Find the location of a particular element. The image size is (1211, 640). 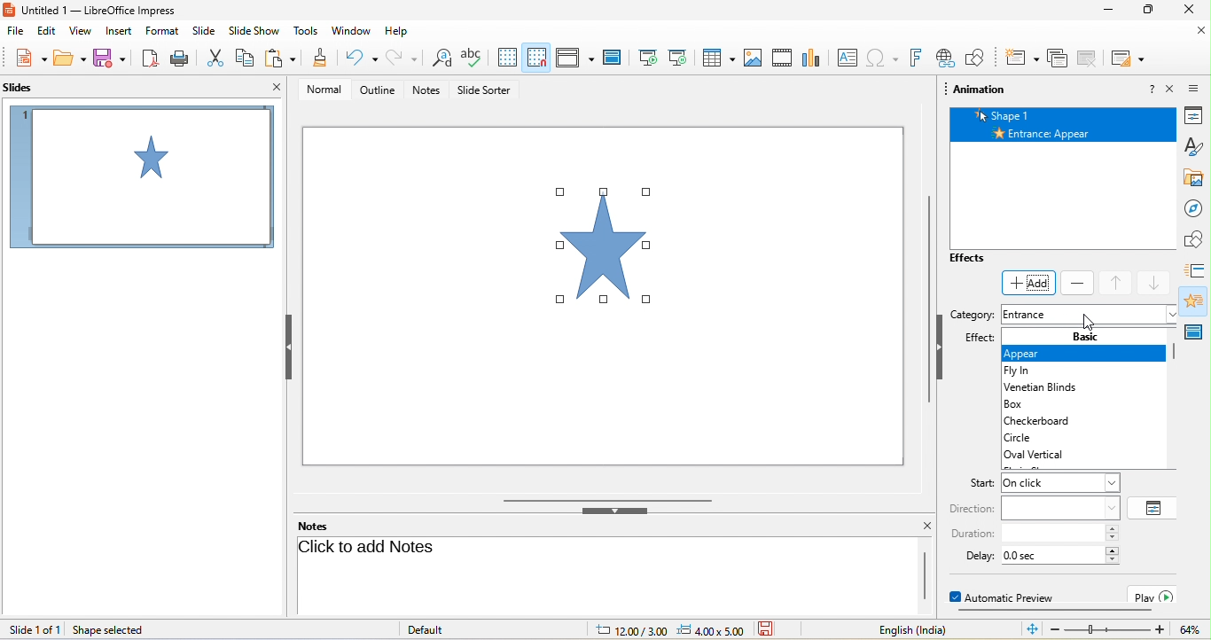

input duration is located at coordinates (1052, 534).